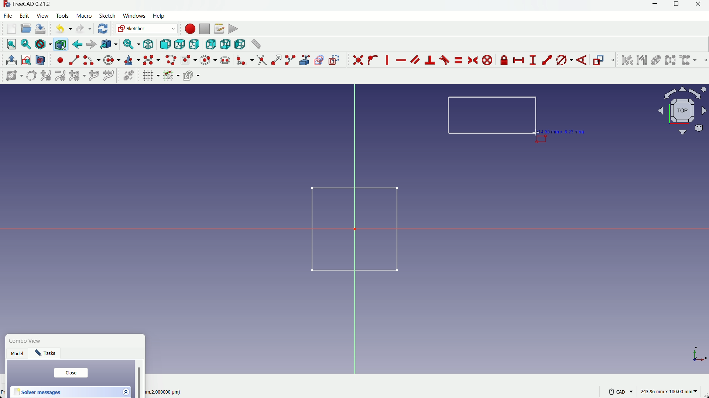 The image size is (709, 398). Describe the element at coordinates (179, 45) in the screenshot. I see `top view` at that location.